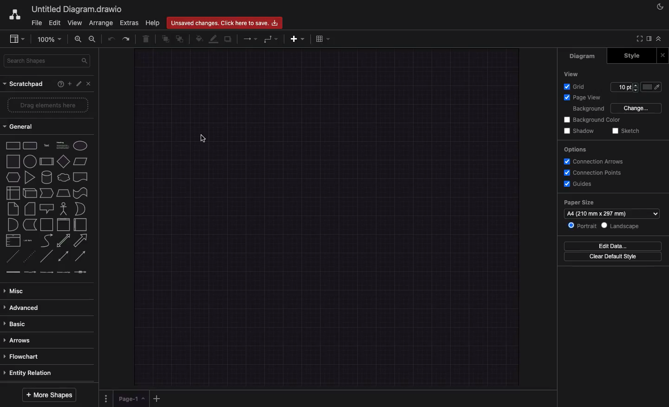 This screenshot has width=669, height=407. Describe the element at coordinates (12, 224) in the screenshot. I see `or` at that location.